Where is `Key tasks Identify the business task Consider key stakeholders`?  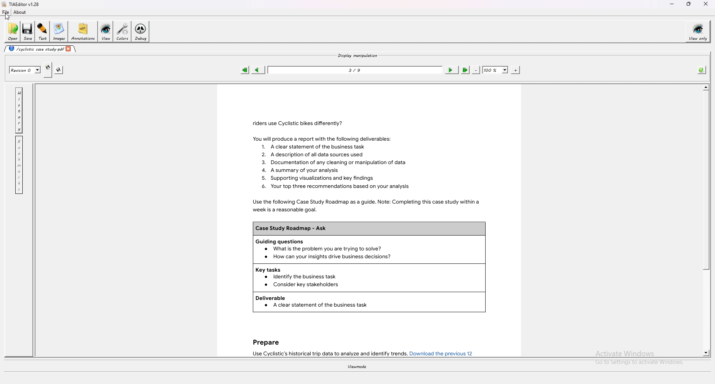 Key tasks Identify the business task Consider key stakeholders is located at coordinates (369, 278).